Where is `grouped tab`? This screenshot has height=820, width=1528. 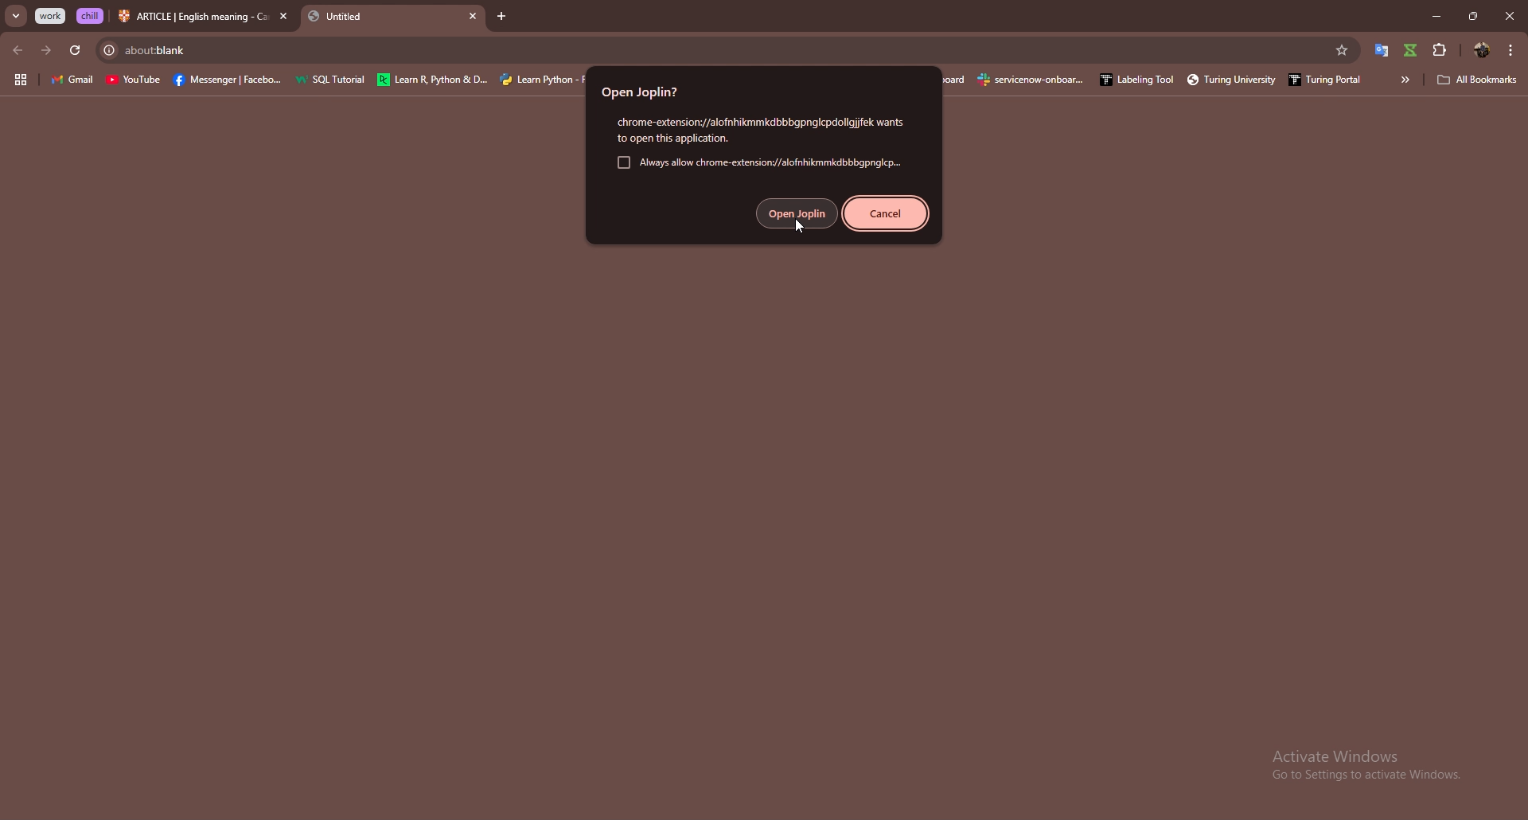
grouped tab is located at coordinates (91, 16).